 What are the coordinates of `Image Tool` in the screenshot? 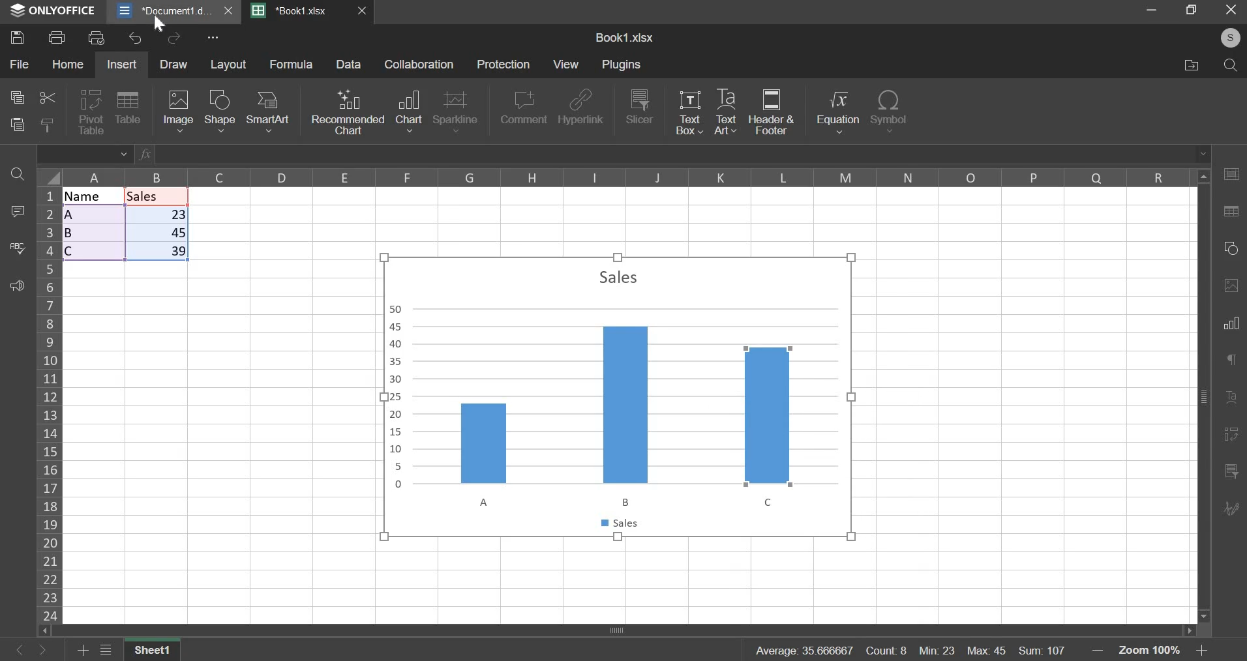 It's located at (1231, 285).